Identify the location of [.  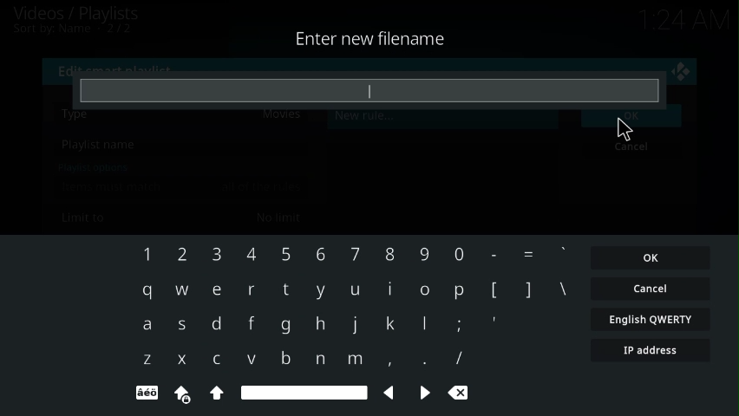
(493, 291).